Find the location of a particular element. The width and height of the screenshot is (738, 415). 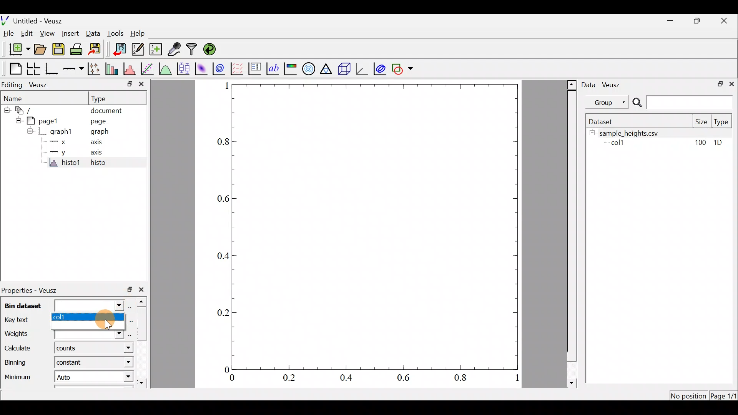

save the document is located at coordinates (58, 50).